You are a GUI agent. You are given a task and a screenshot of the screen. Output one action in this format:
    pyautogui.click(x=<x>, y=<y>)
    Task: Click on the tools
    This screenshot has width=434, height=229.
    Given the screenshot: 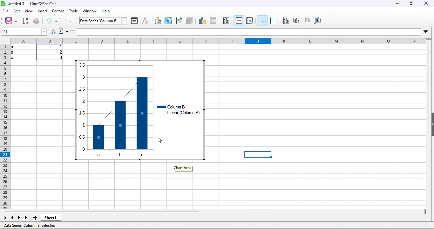 What is the action you would take?
    pyautogui.click(x=74, y=12)
    